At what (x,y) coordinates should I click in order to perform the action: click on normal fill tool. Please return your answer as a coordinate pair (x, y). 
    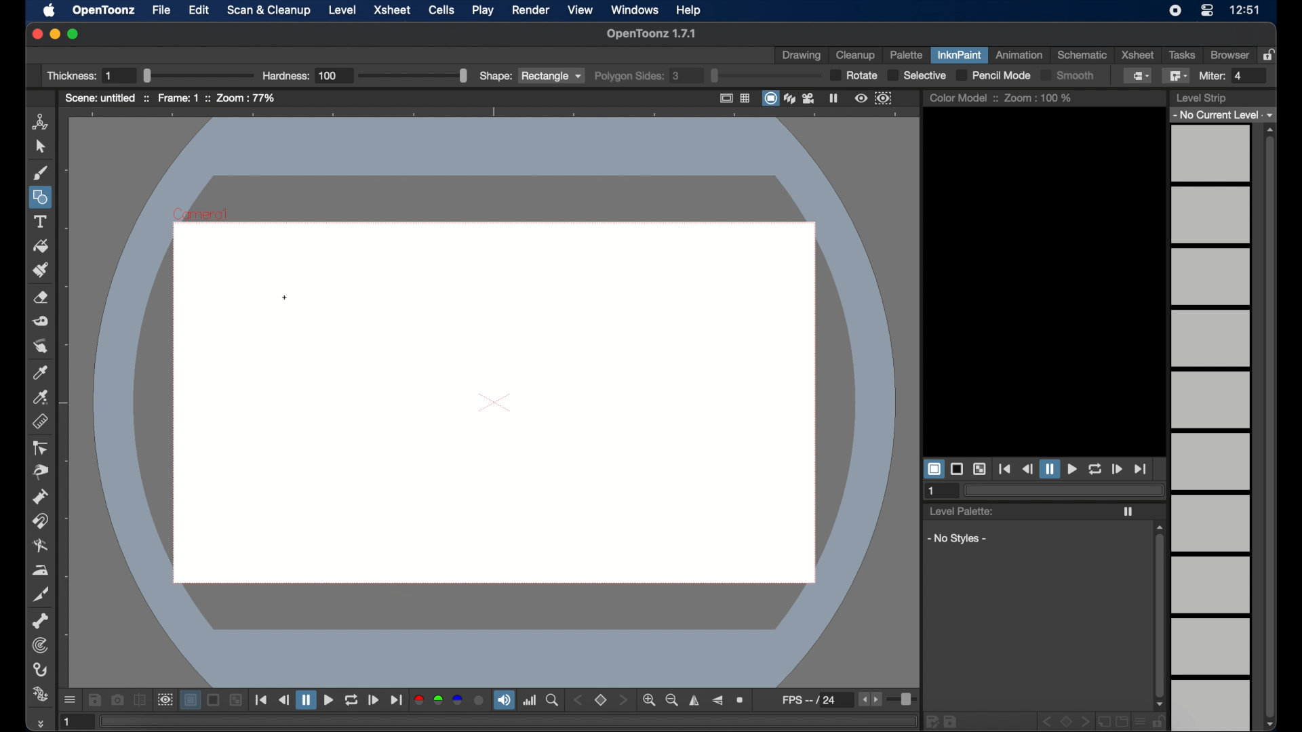
    Looking at the image, I should click on (1139, 76).